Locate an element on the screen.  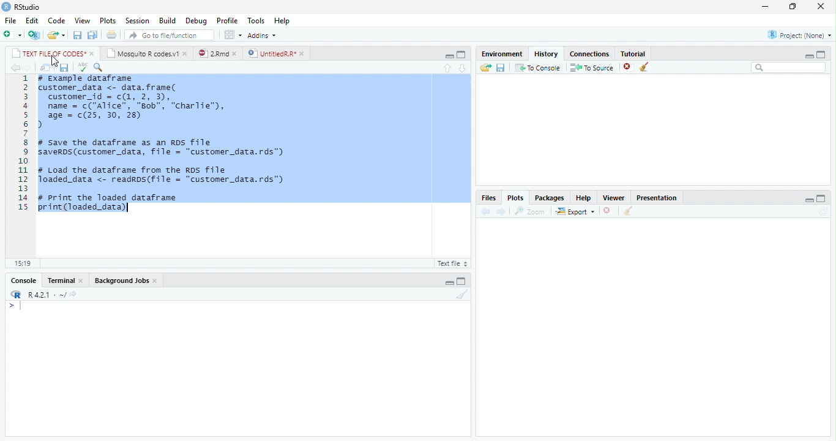
Export is located at coordinates (575, 211).